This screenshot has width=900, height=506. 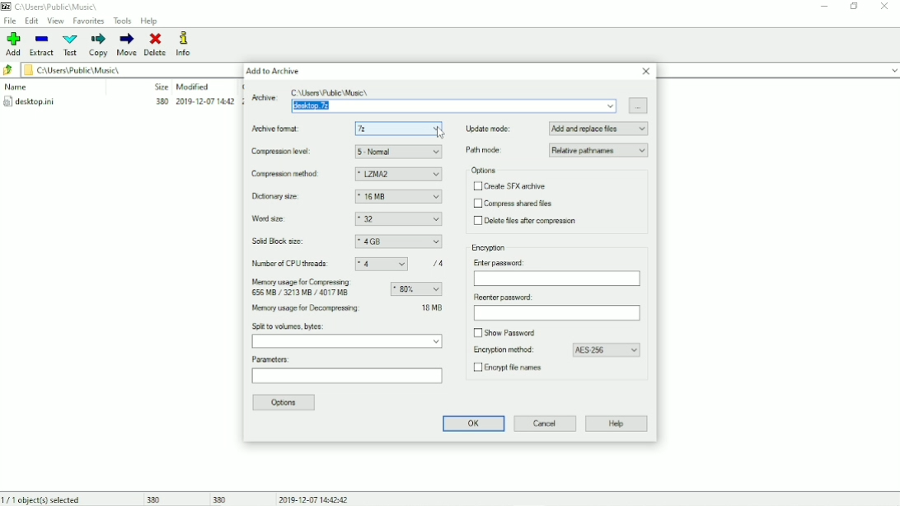 I want to click on Add, so click(x=14, y=44).